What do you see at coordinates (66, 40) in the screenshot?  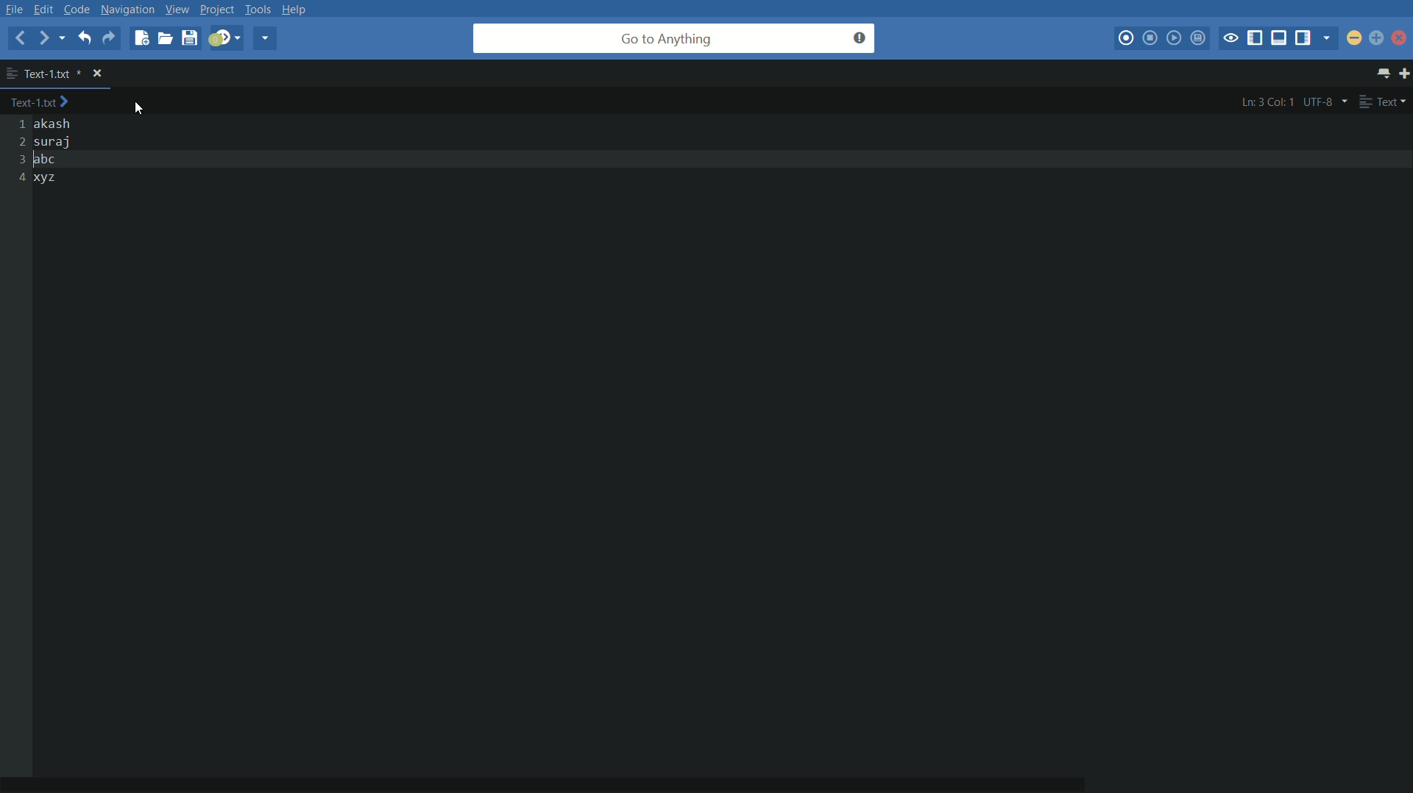 I see `recent locations` at bounding box center [66, 40].